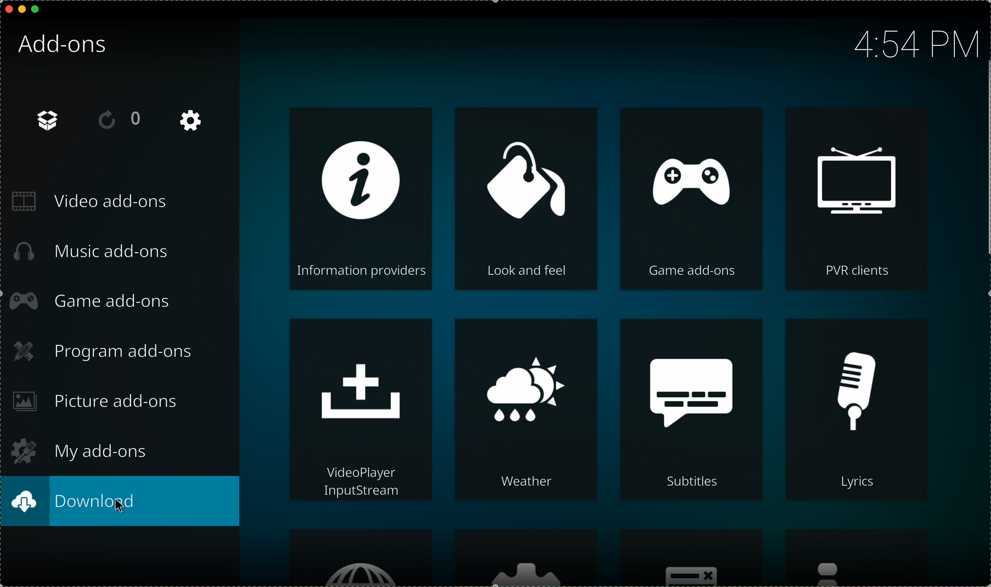 This screenshot has height=587, width=991. I want to click on subtitles, so click(692, 411).